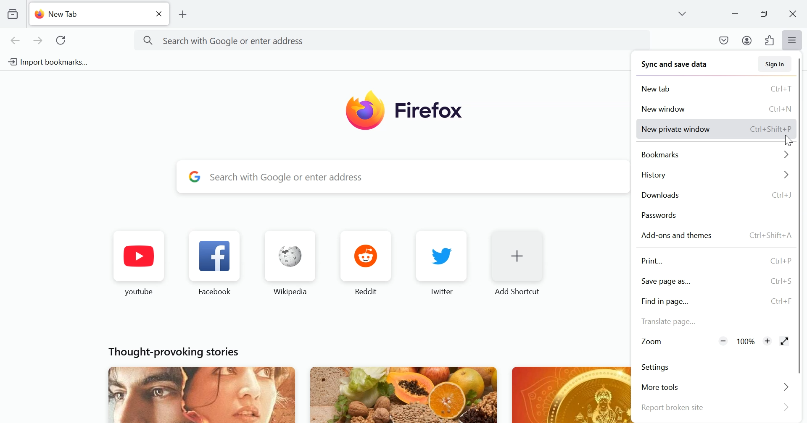  Describe the element at coordinates (716, 88) in the screenshot. I see `new tab` at that location.